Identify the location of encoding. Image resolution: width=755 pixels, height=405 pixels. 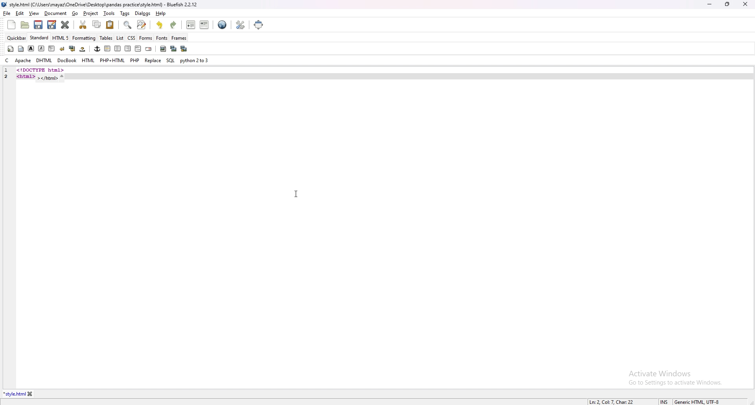
(697, 401).